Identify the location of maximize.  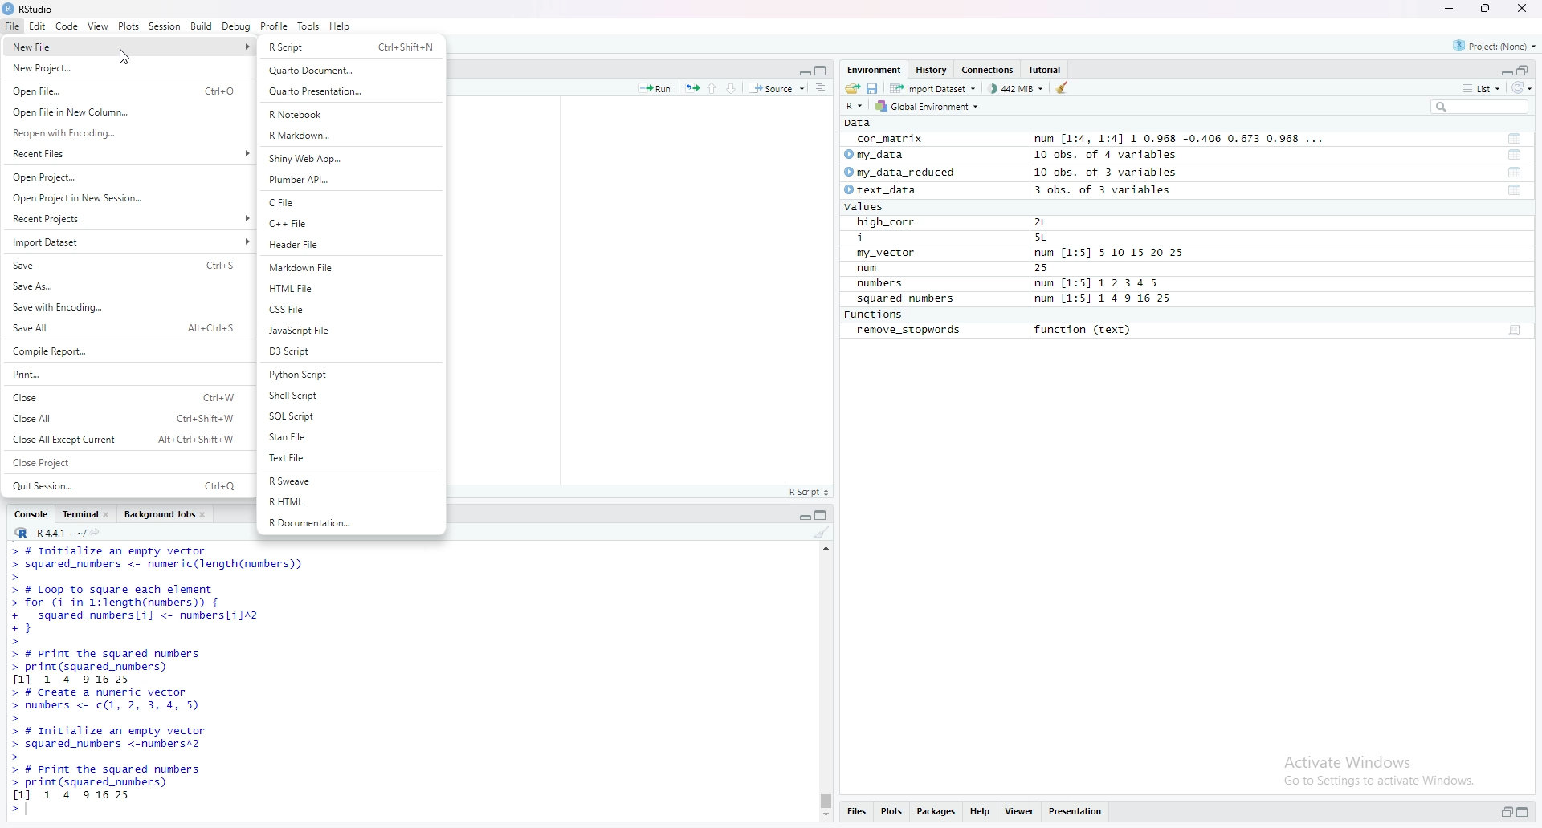
(822, 71).